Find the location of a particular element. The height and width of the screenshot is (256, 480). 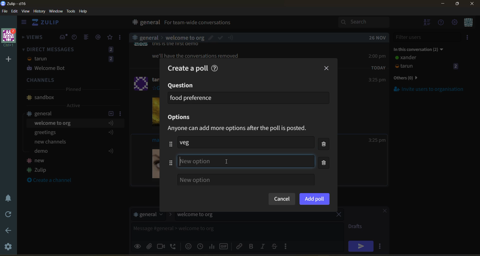

tools is located at coordinates (72, 11).